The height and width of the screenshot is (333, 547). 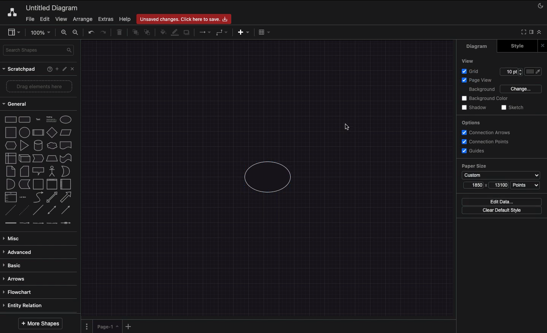 What do you see at coordinates (9, 211) in the screenshot?
I see `Dashed line` at bounding box center [9, 211].